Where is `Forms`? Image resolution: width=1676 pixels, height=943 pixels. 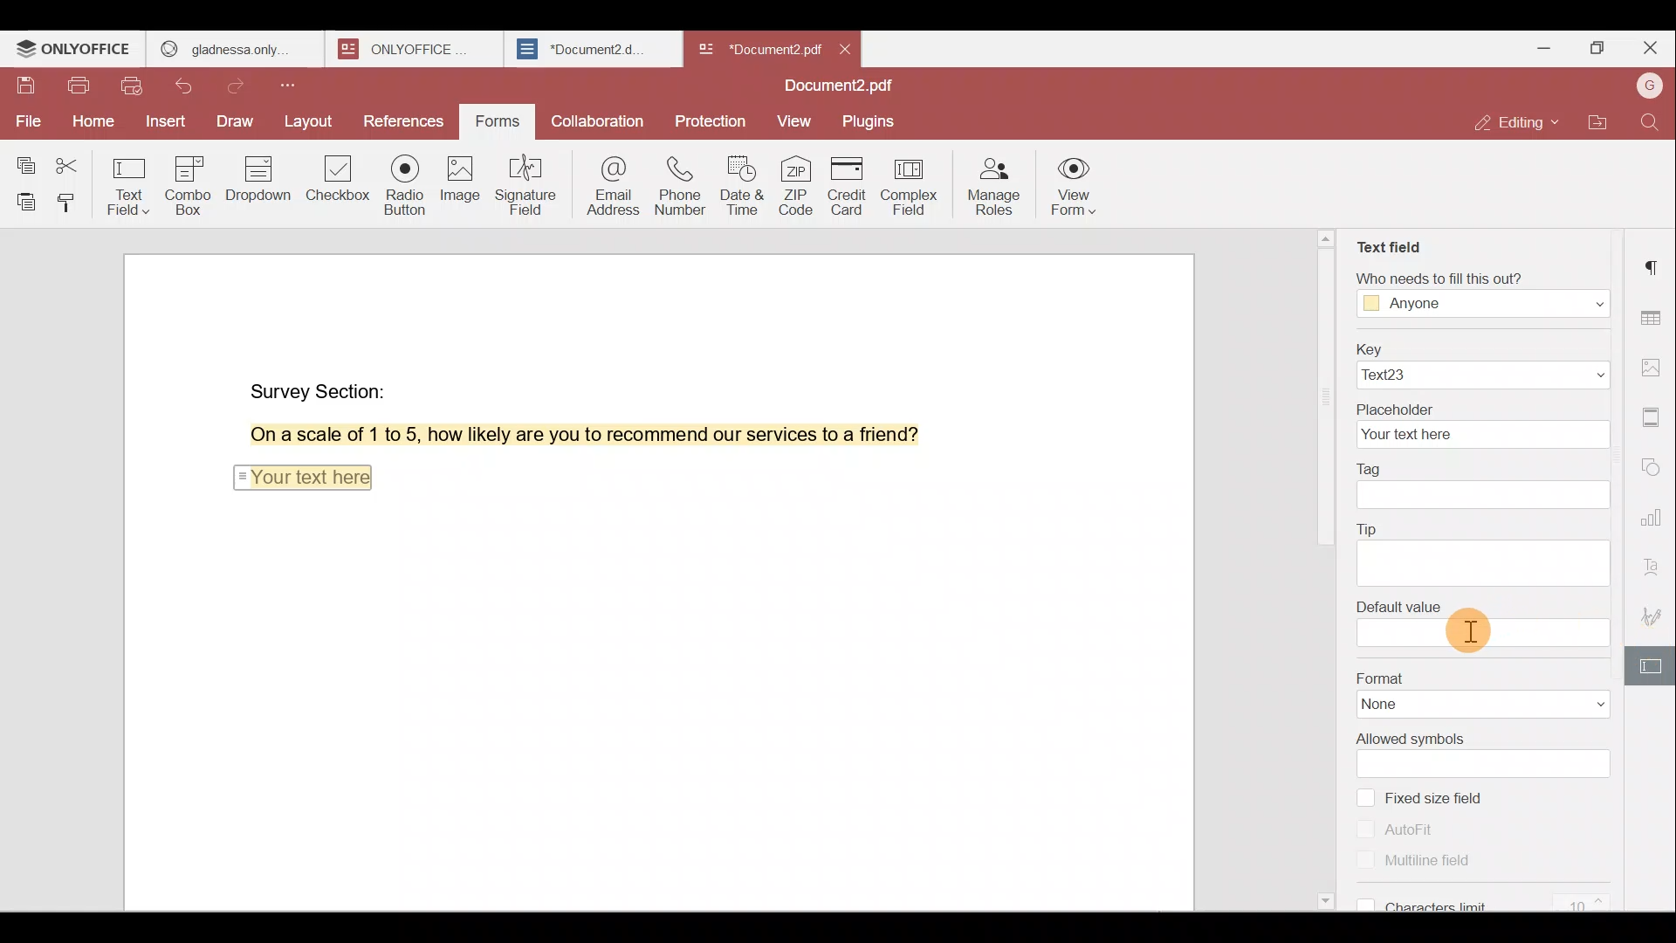
Forms is located at coordinates (499, 122).